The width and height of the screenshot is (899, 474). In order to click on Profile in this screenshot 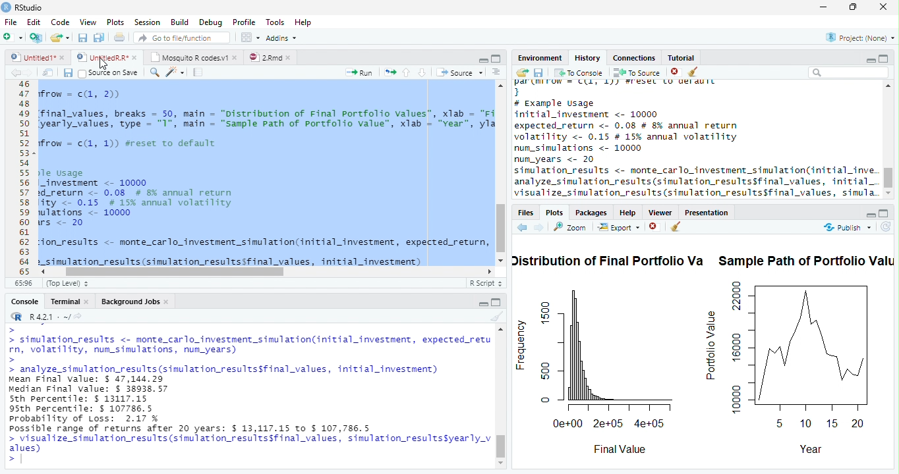, I will do `click(243, 22)`.